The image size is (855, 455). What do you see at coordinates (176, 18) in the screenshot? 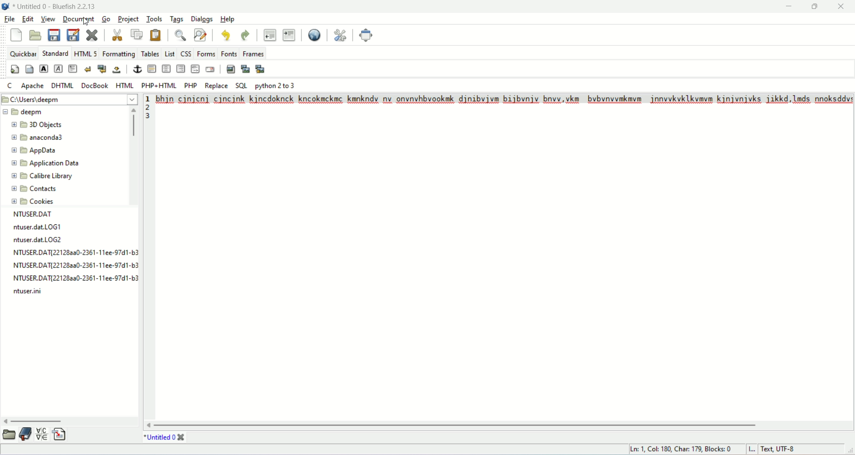
I see `tags` at bounding box center [176, 18].